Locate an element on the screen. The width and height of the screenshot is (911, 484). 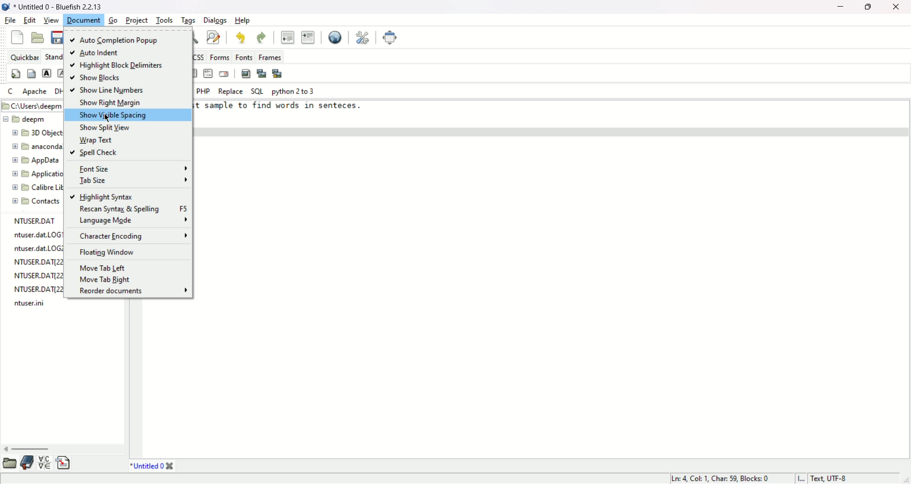
PHP is located at coordinates (202, 91).